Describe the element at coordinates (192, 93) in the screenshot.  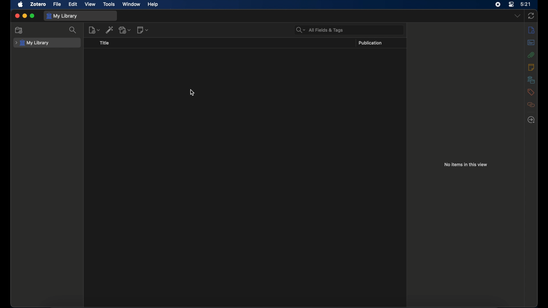
I see `cursor` at that location.